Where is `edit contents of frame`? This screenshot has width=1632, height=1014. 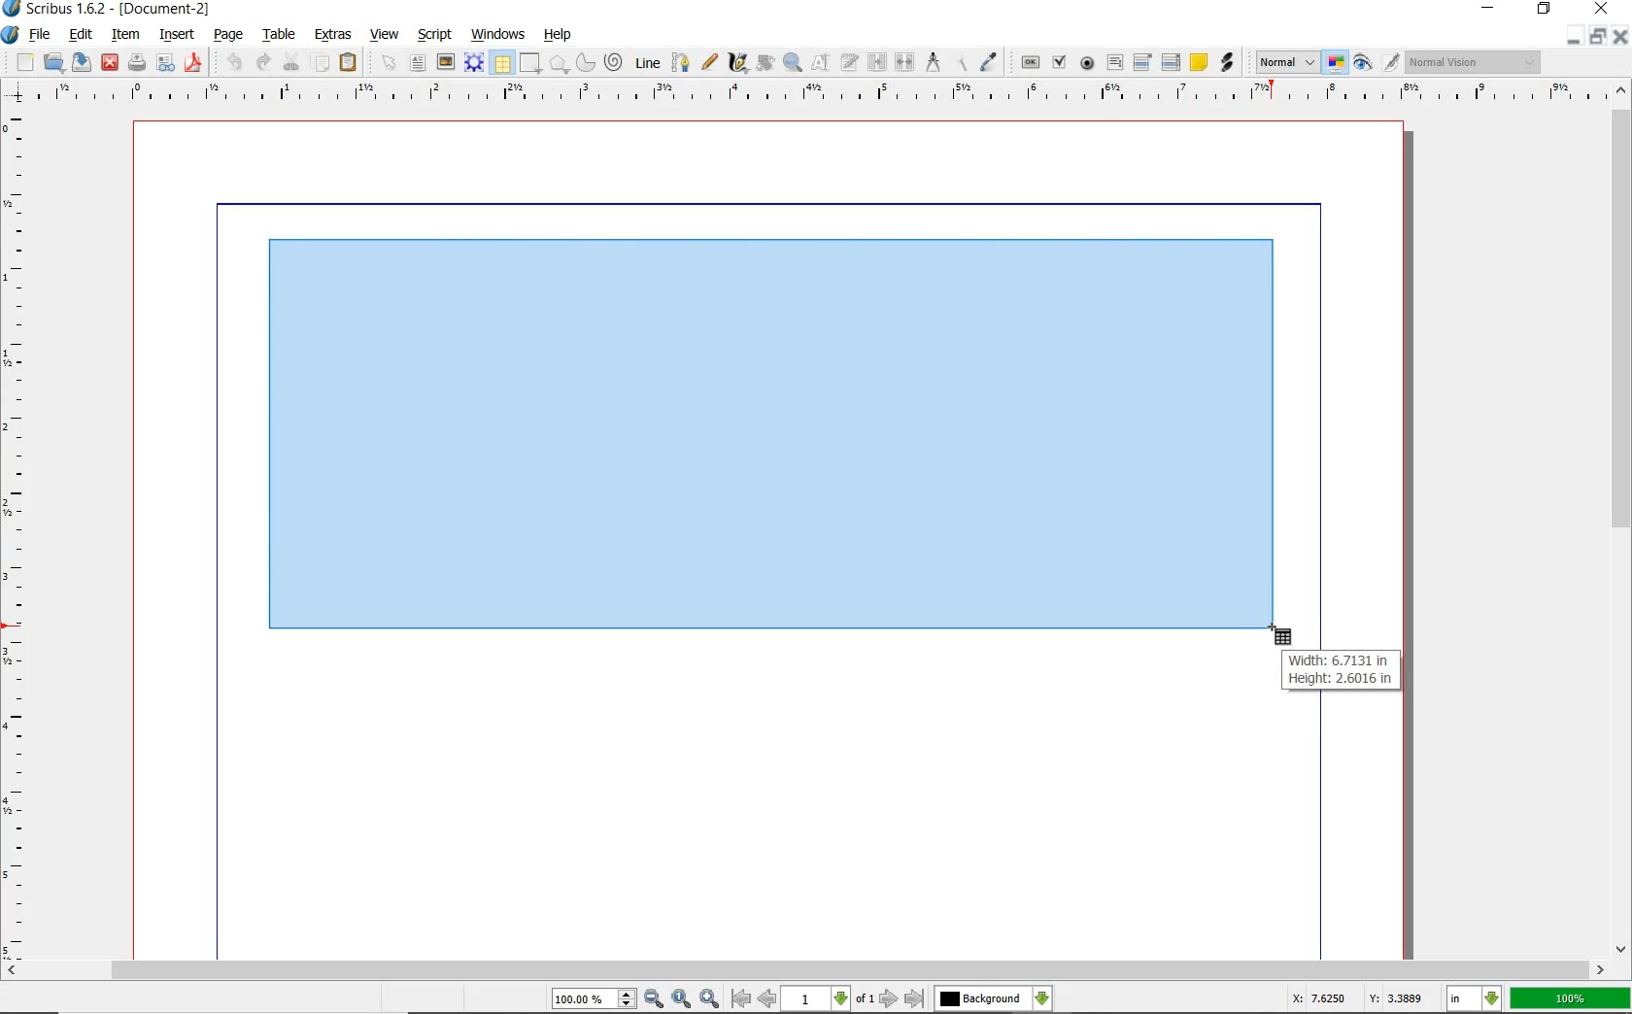 edit contents of frame is located at coordinates (817, 64).